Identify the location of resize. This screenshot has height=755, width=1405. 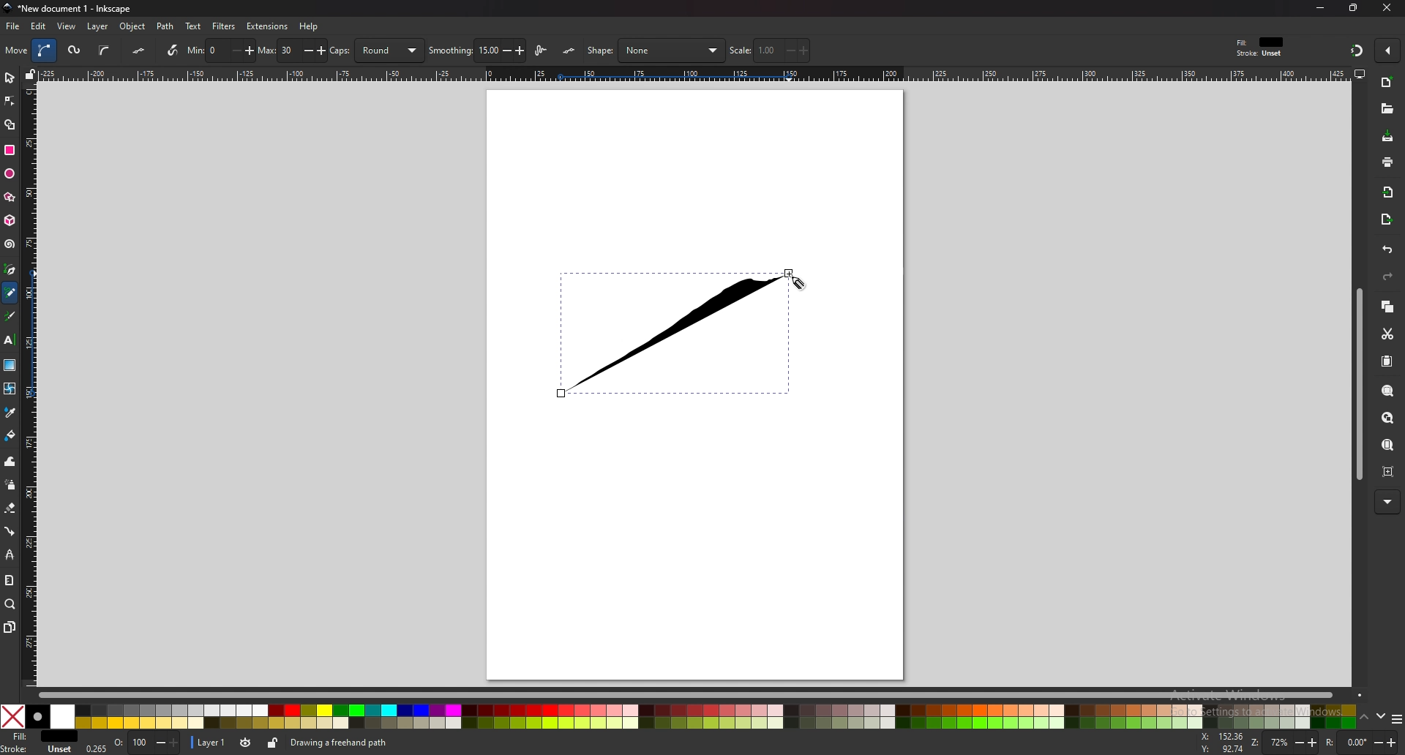
(1352, 8).